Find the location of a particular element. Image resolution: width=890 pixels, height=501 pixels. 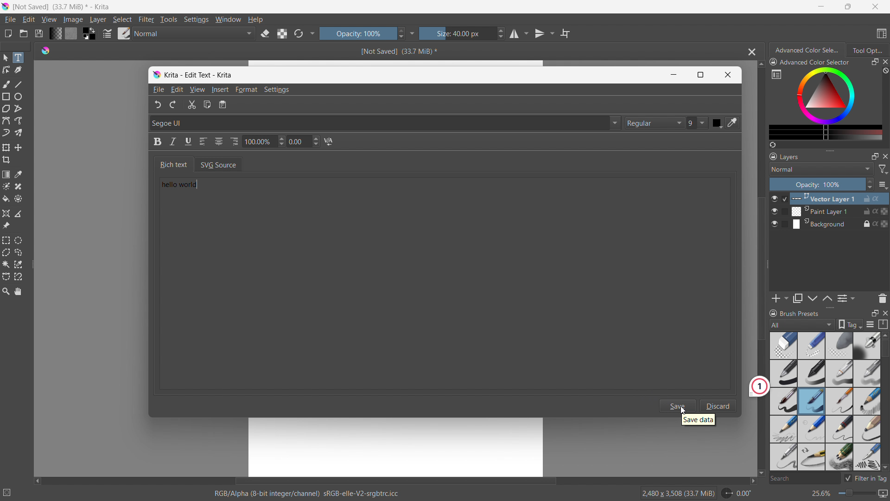

Maximize is located at coordinates (701, 75).